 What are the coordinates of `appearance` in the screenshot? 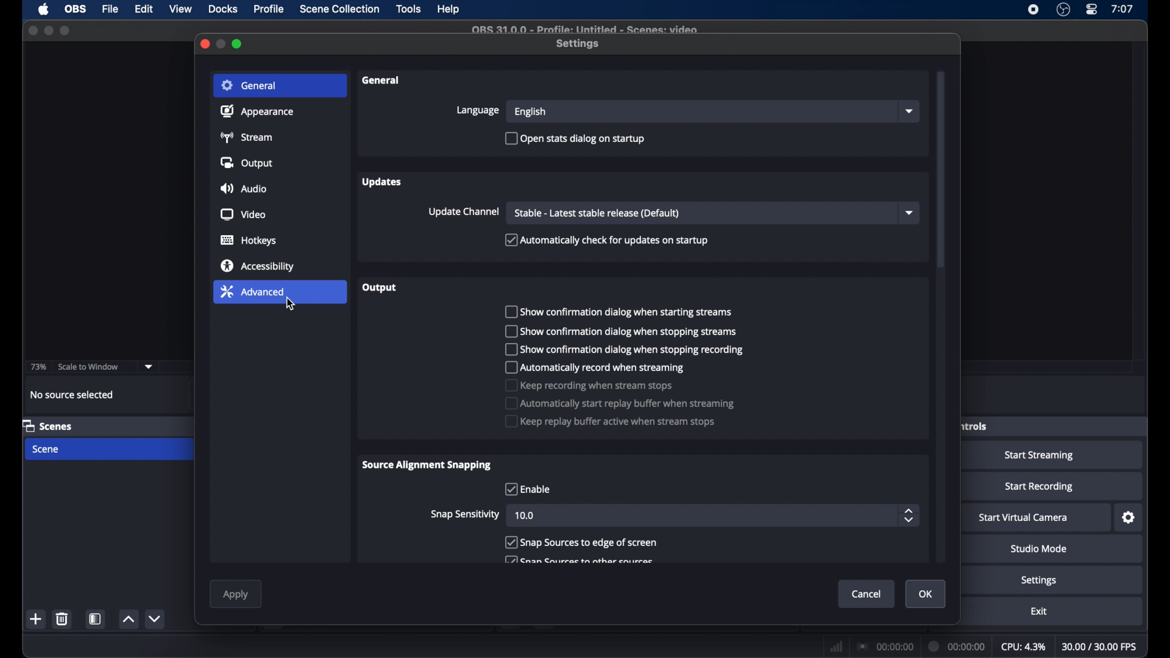 It's located at (258, 111).